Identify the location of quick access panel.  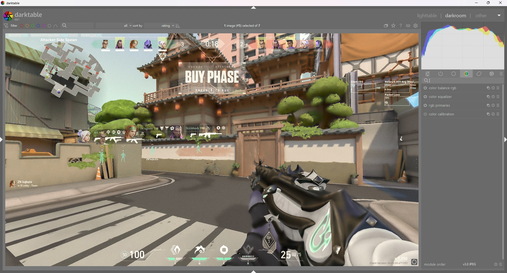
(428, 74).